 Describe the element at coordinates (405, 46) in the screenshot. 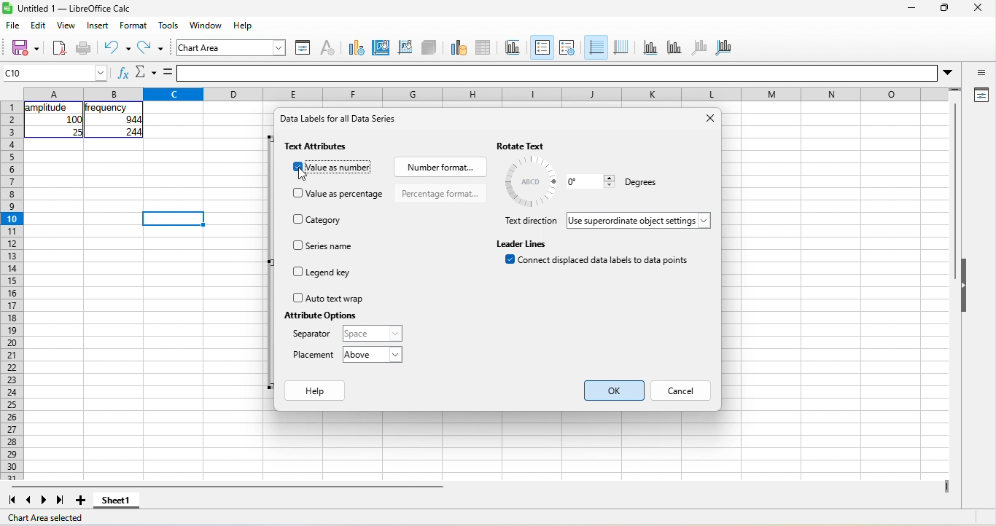

I see `chart wall` at that location.